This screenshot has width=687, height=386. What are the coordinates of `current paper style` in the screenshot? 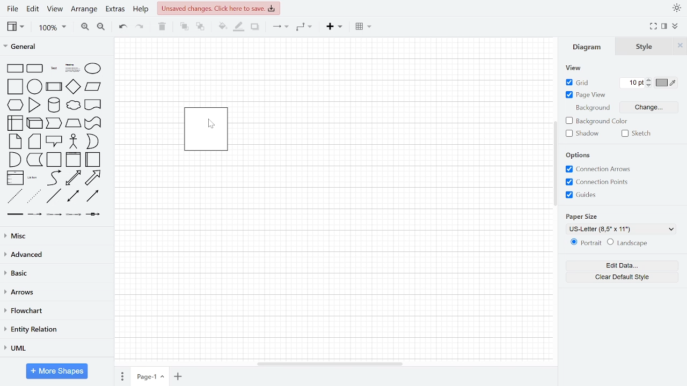 It's located at (623, 229).